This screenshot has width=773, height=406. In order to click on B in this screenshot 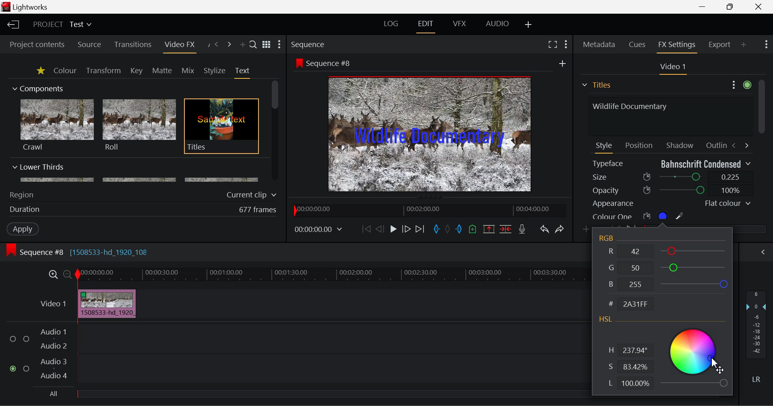, I will do `click(667, 284)`.